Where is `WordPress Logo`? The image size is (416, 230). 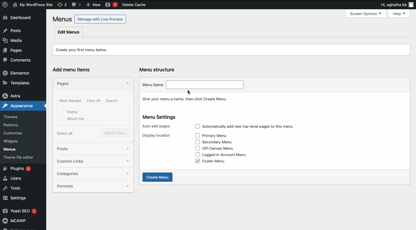
WordPress Logo is located at coordinates (5, 5).